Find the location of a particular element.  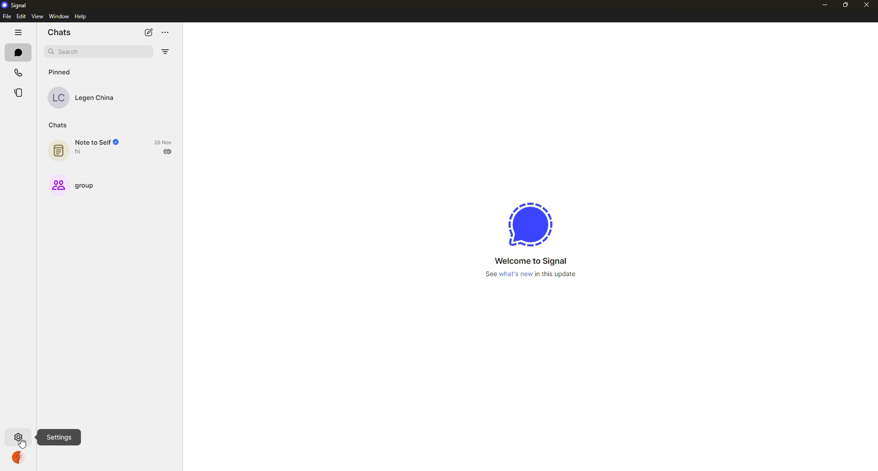

calls is located at coordinates (19, 72).